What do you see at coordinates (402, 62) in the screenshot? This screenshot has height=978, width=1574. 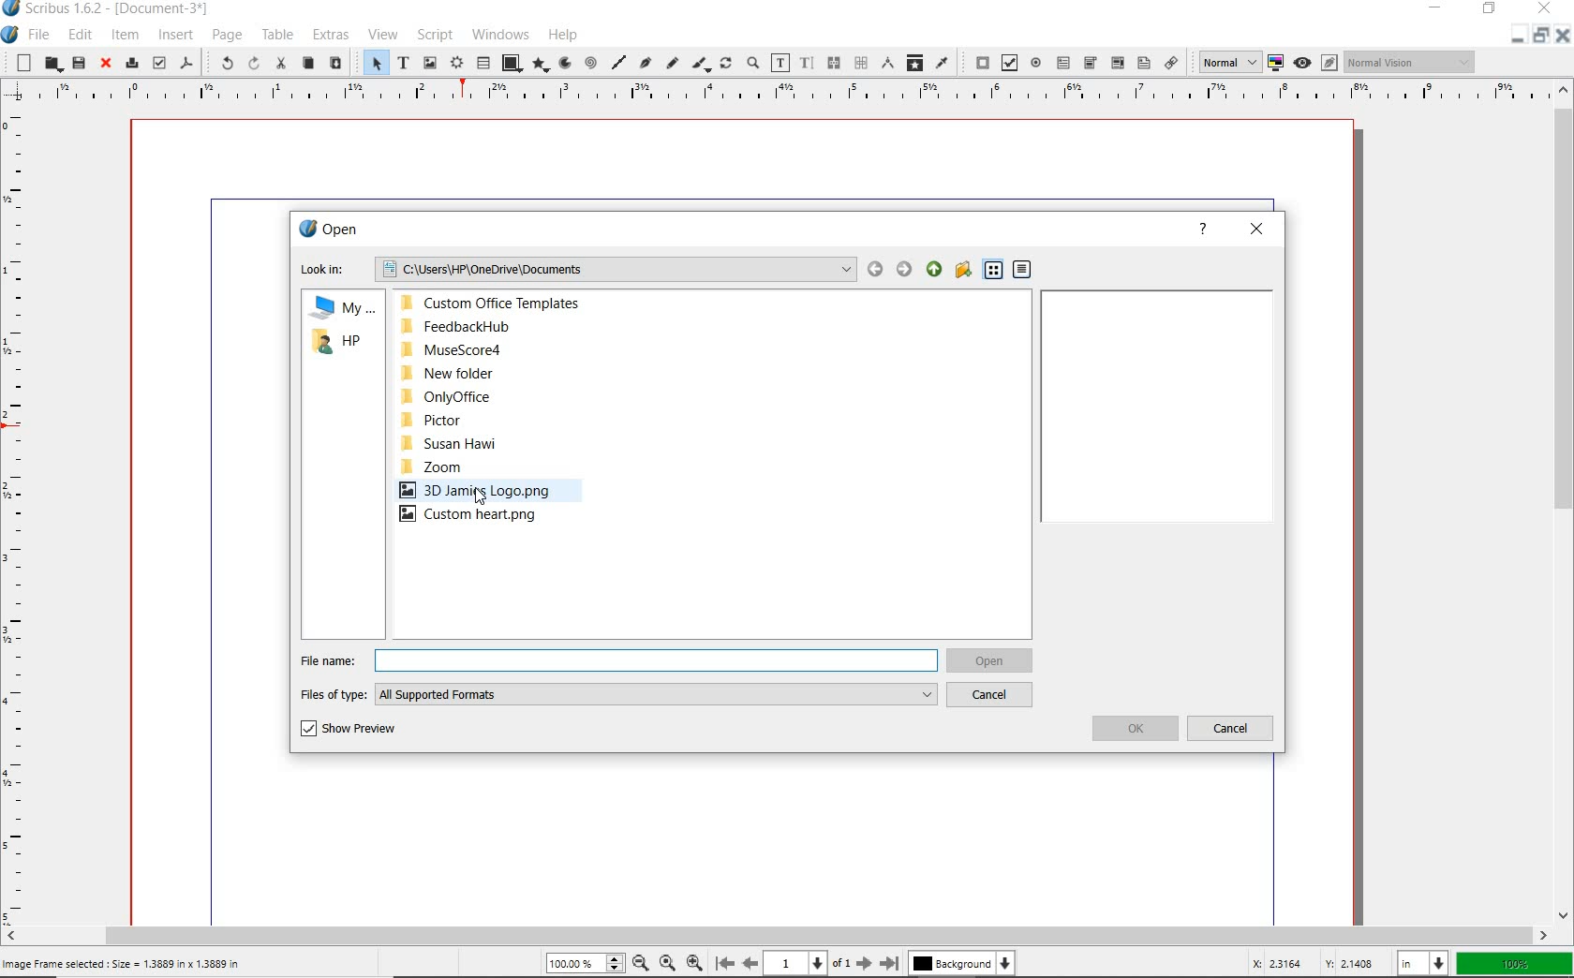 I see `text frame` at bounding box center [402, 62].